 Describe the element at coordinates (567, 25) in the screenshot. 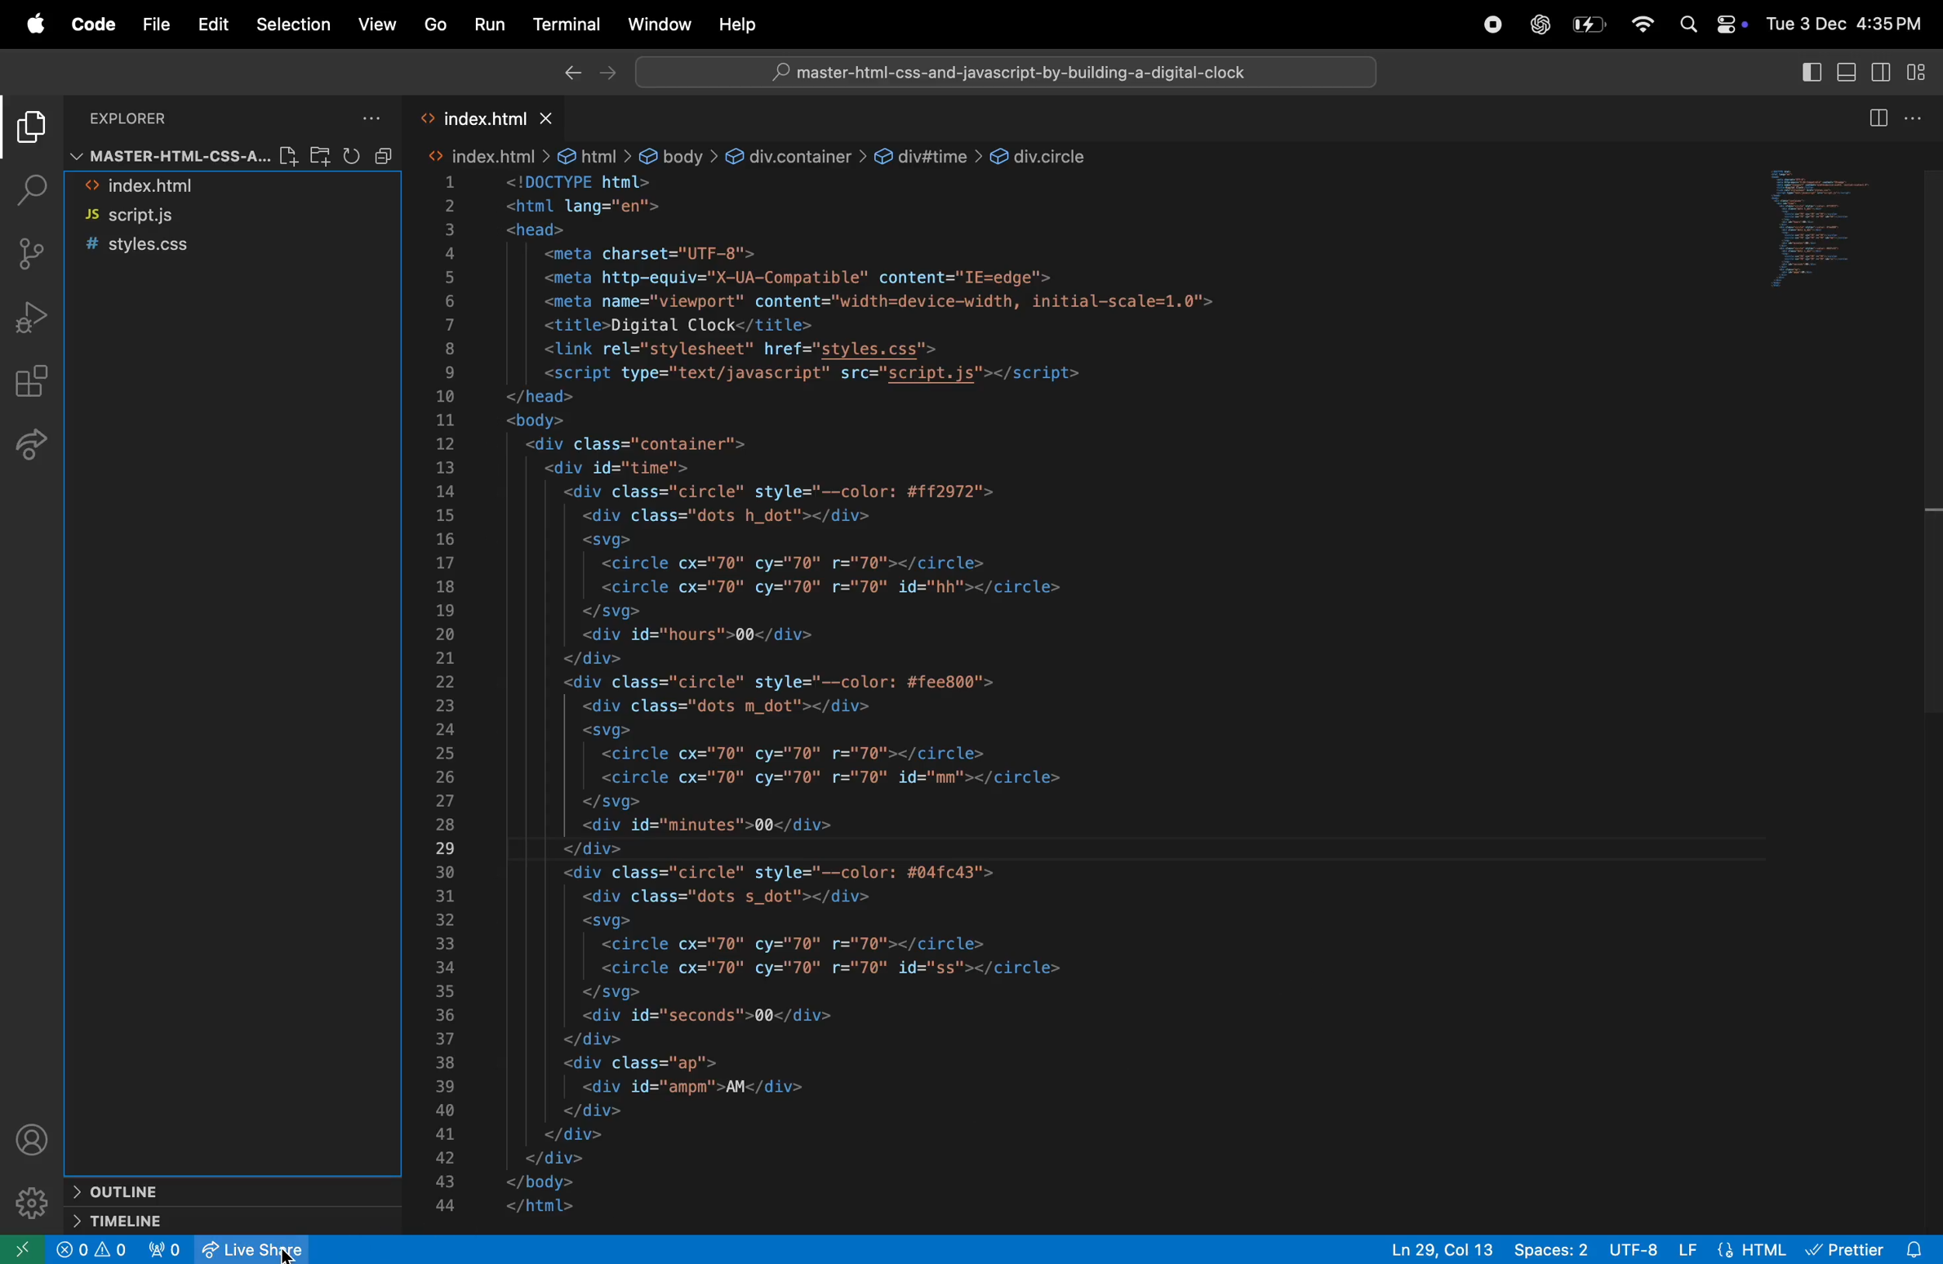

I see `terminal` at that location.